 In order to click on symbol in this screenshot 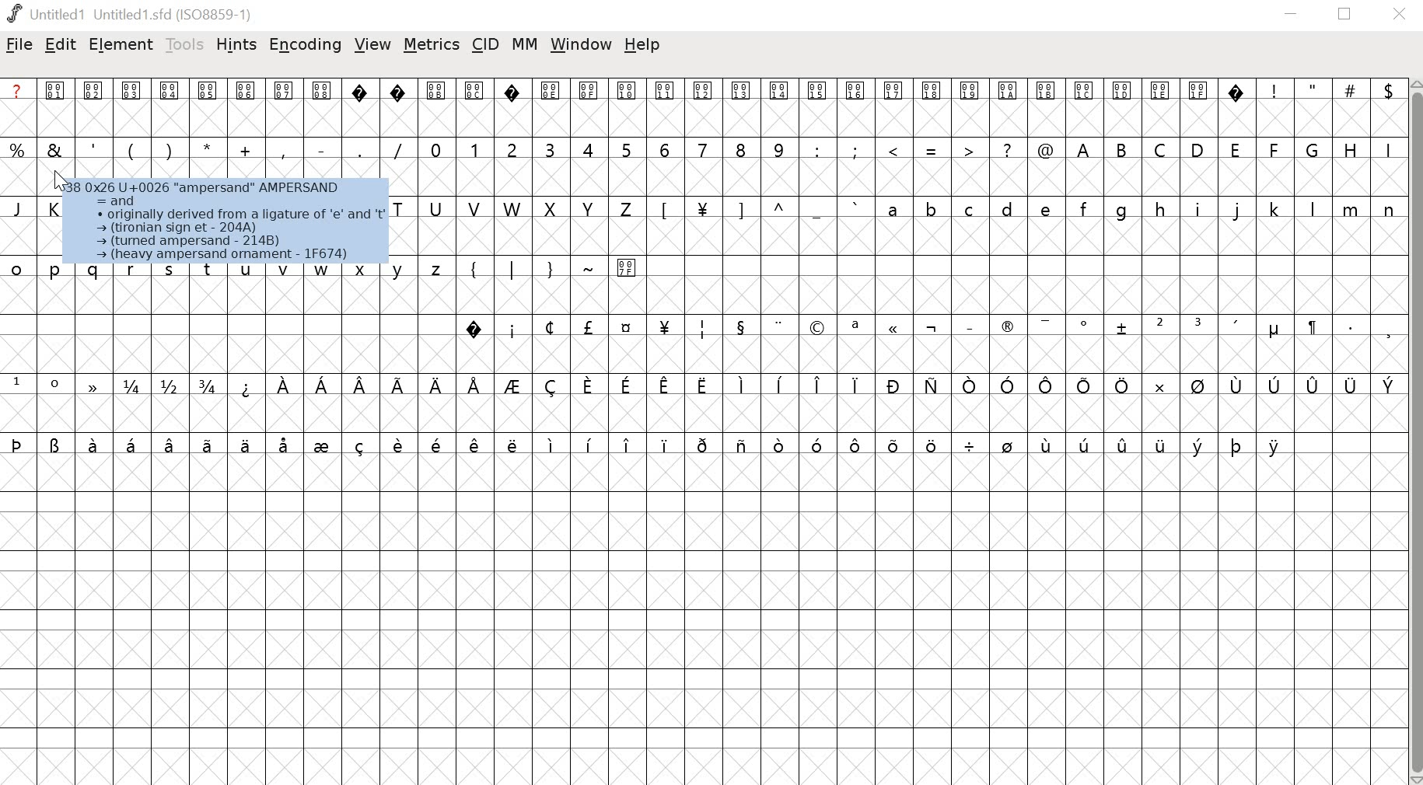, I will do `click(1351, 385)`.